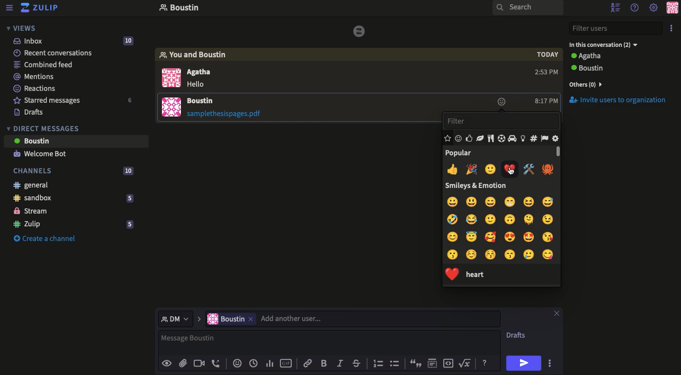  I want to click on Reaction, so click(237, 363).